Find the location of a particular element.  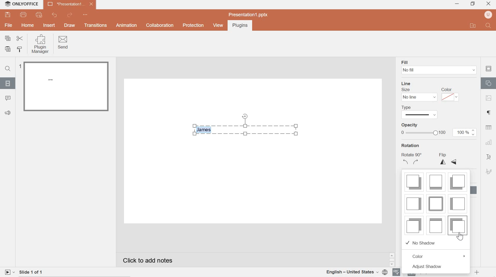

Feedback & support is located at coordinates (8, 113).